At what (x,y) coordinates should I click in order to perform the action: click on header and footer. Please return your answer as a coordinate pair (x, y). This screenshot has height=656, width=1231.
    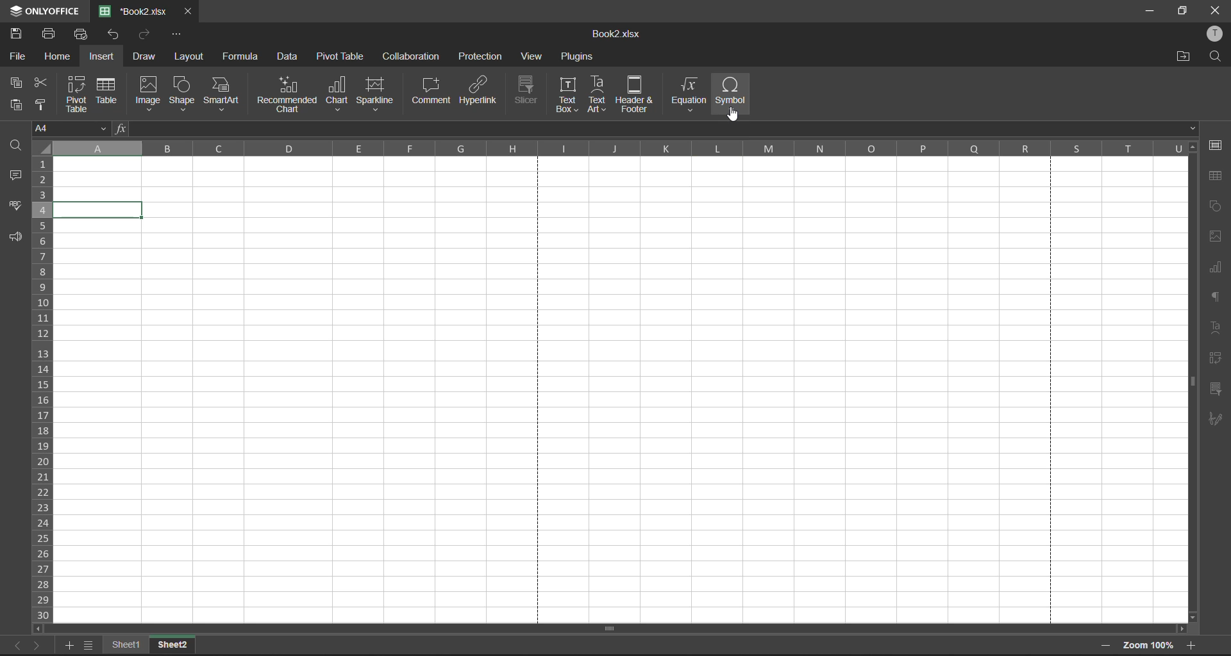
    Looking at the image, I should click on (637, 95).